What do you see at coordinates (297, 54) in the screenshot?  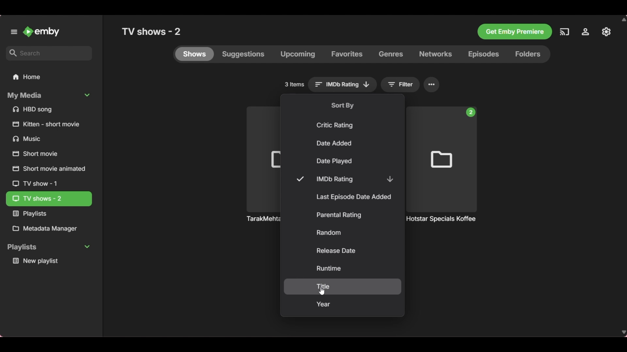 I see `Upcoming` at bounding box center [297, 54].